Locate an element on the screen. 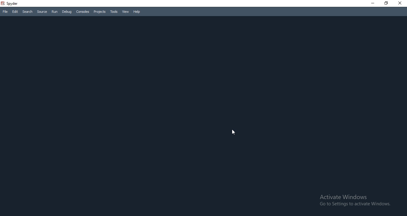 The height and width of the screenshot is (216, 407). Debug is located at coordinates (67, 12).